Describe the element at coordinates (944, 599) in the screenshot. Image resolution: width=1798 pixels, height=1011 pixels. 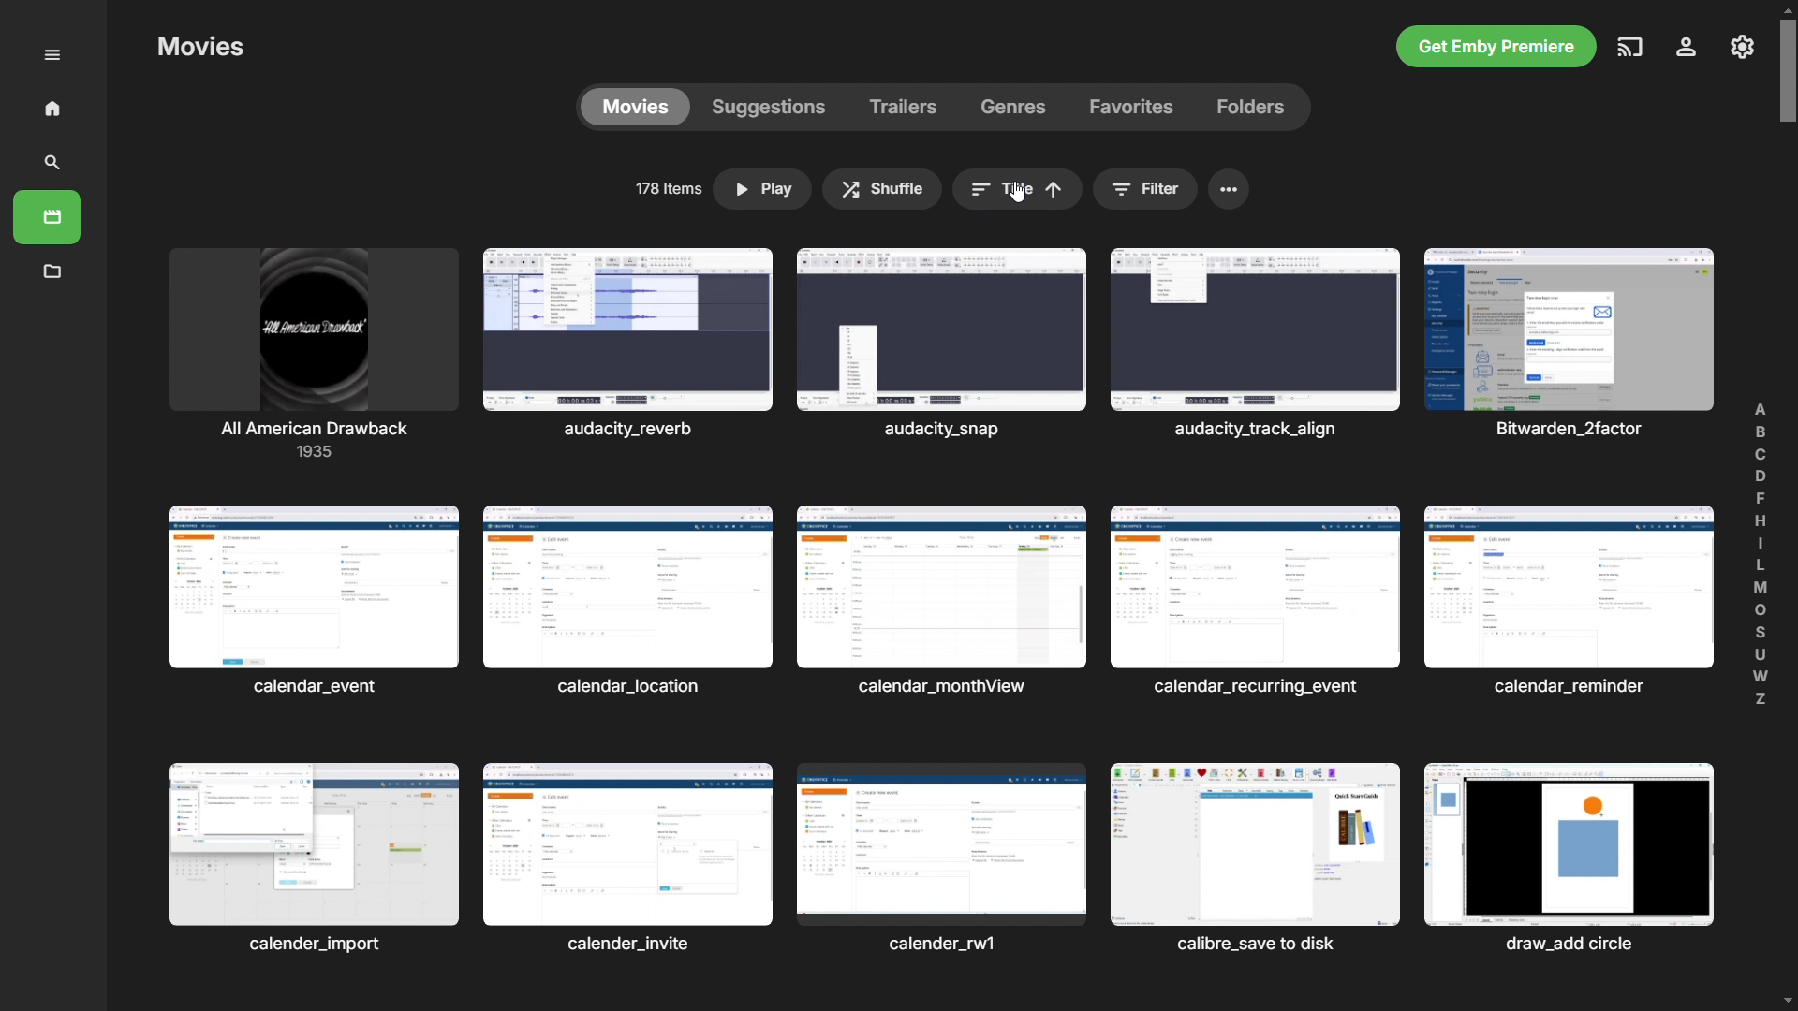
I see `` at that location.